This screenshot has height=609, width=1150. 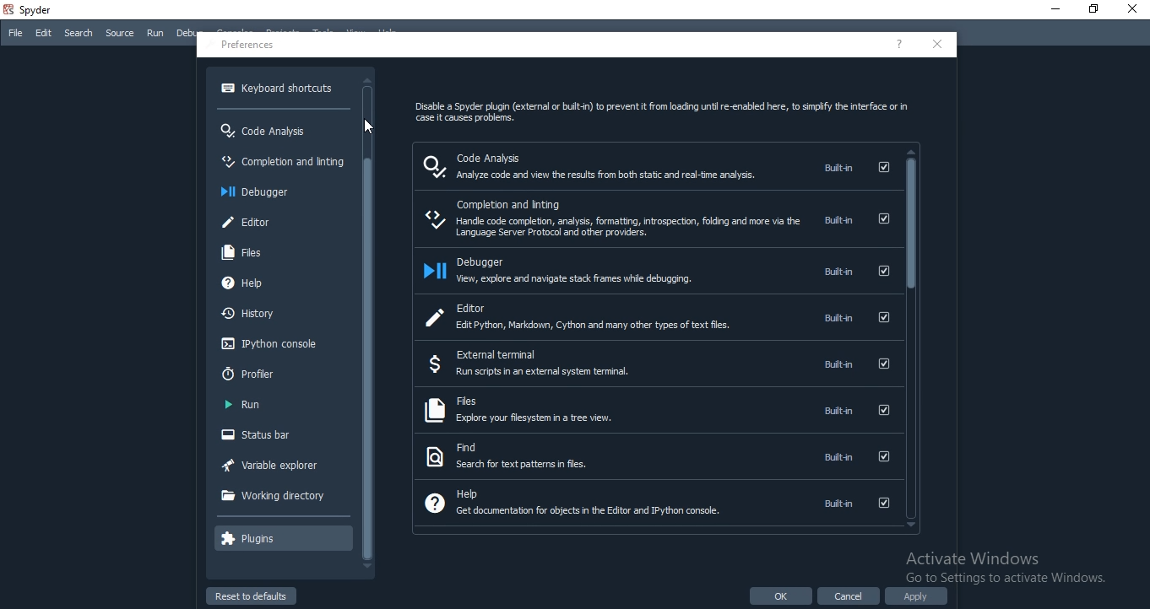 I want to click on SRS St TC eo
Language Server Protocol and other providers., so click(x=618, y=228).